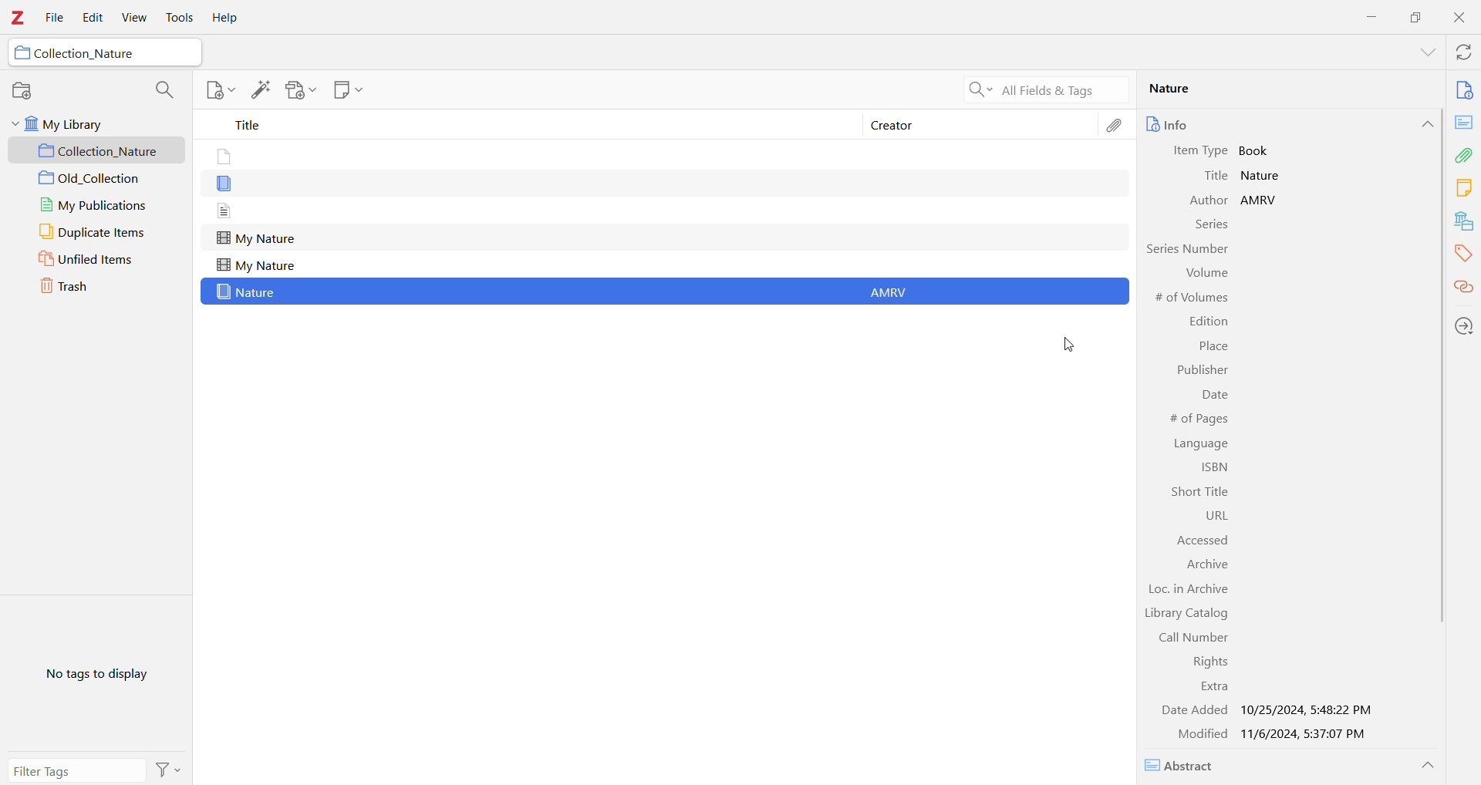  Describe the element at coordinates (1210, 227) in the screenshot. I see `Series` at that location.